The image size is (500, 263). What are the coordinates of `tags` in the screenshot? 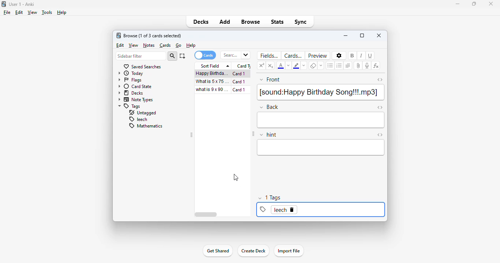 It's located at (130, 106).